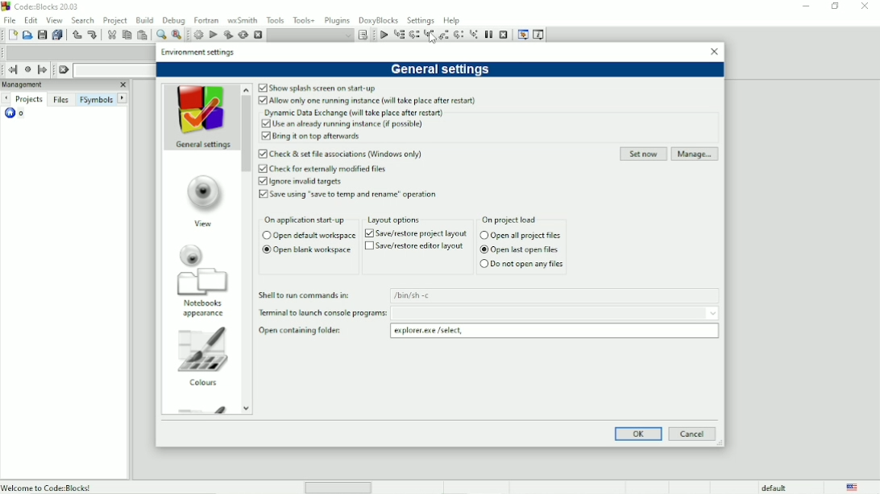 This screenshot has height=494, width=880. Describe the element at coordinates (56, 85) in the screenshot. I see `Management` at that location.